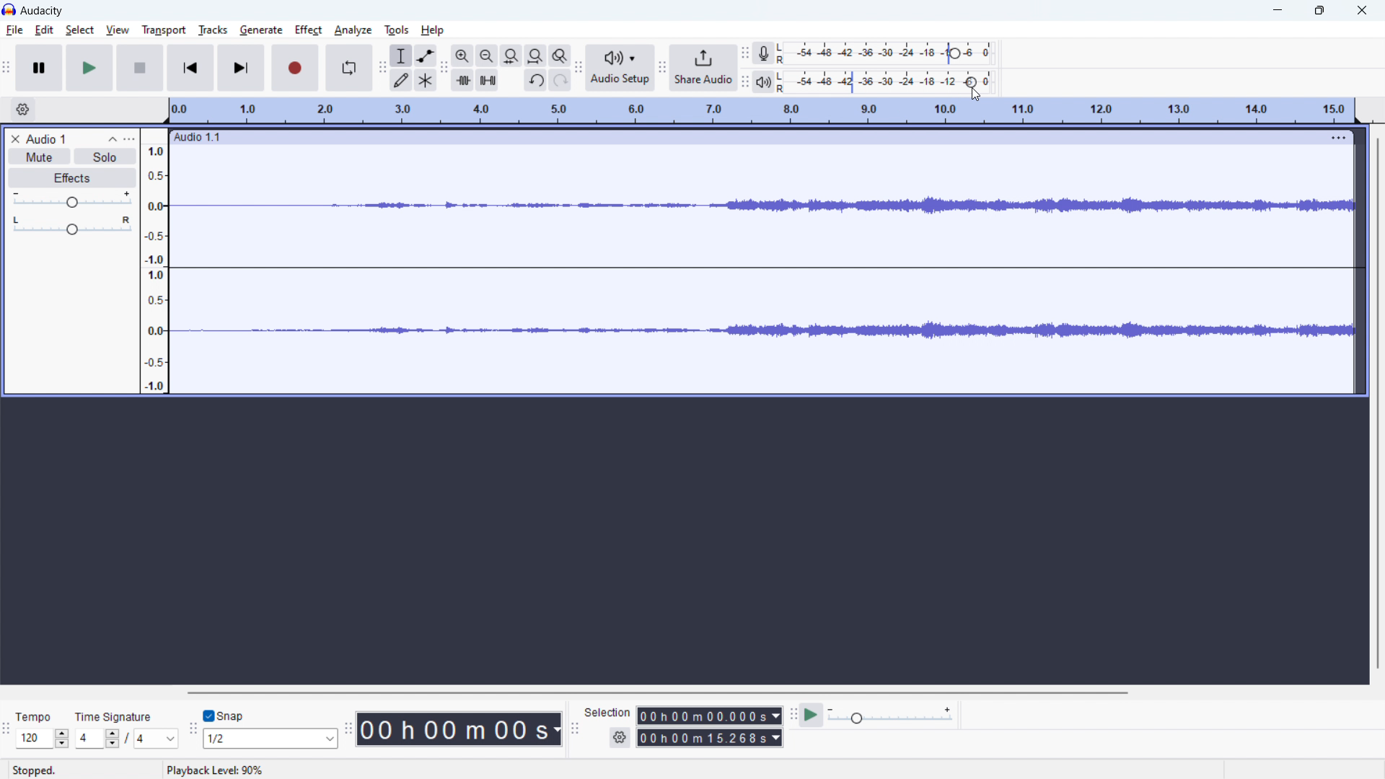 The height and width of the screenshot is (779, 1385). I want to click on amplitude, so click(154, 262).